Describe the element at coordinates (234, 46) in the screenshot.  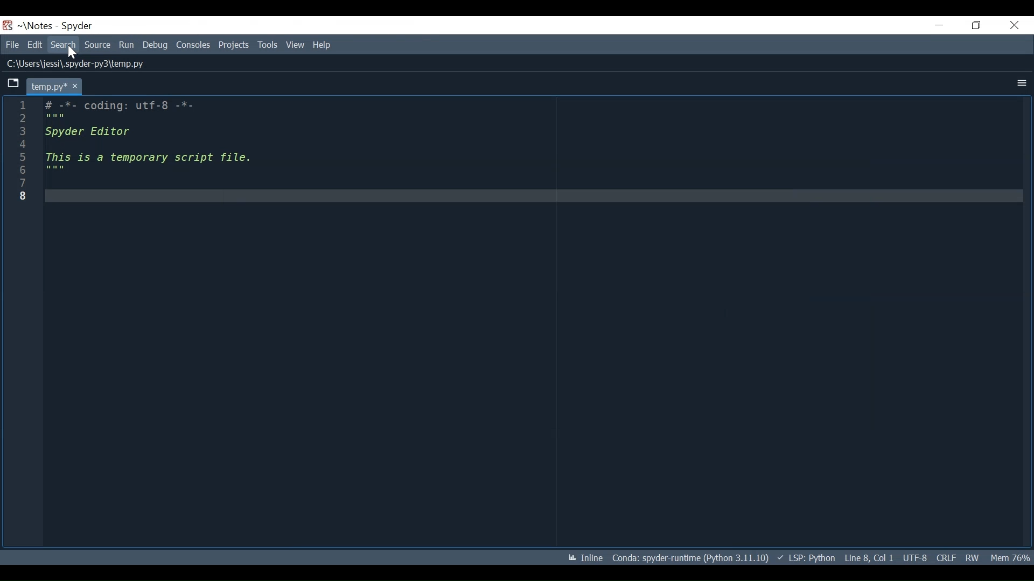
I see `Projects` at that location.